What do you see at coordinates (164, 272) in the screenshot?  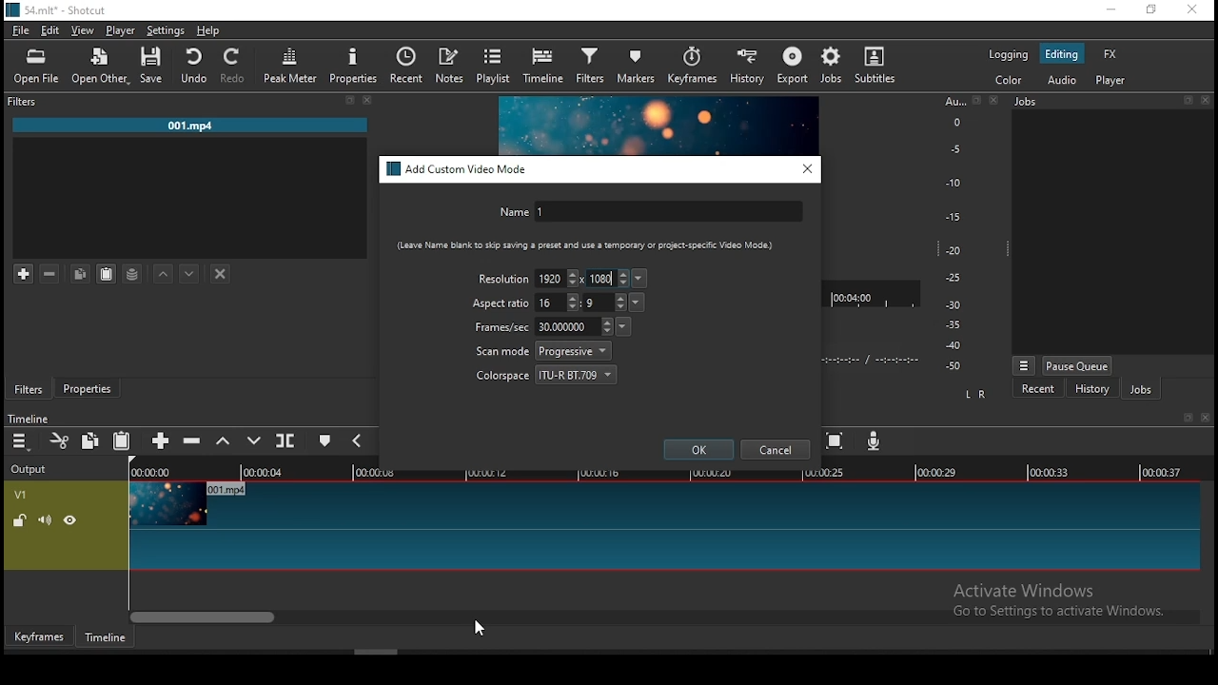 I see `move filter up` at bounding box center [164, 272].